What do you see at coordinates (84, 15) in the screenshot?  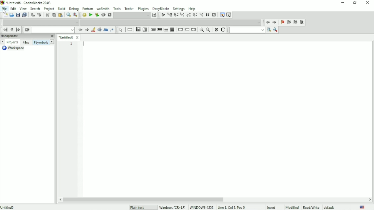 I see `Build` at bounding box center [84, 15].